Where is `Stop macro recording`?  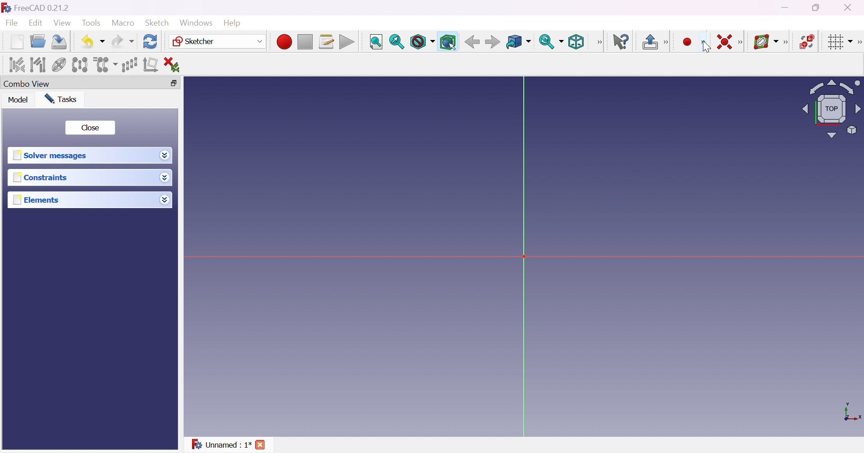
Stop macro recording is located at coordinates (304, 42).